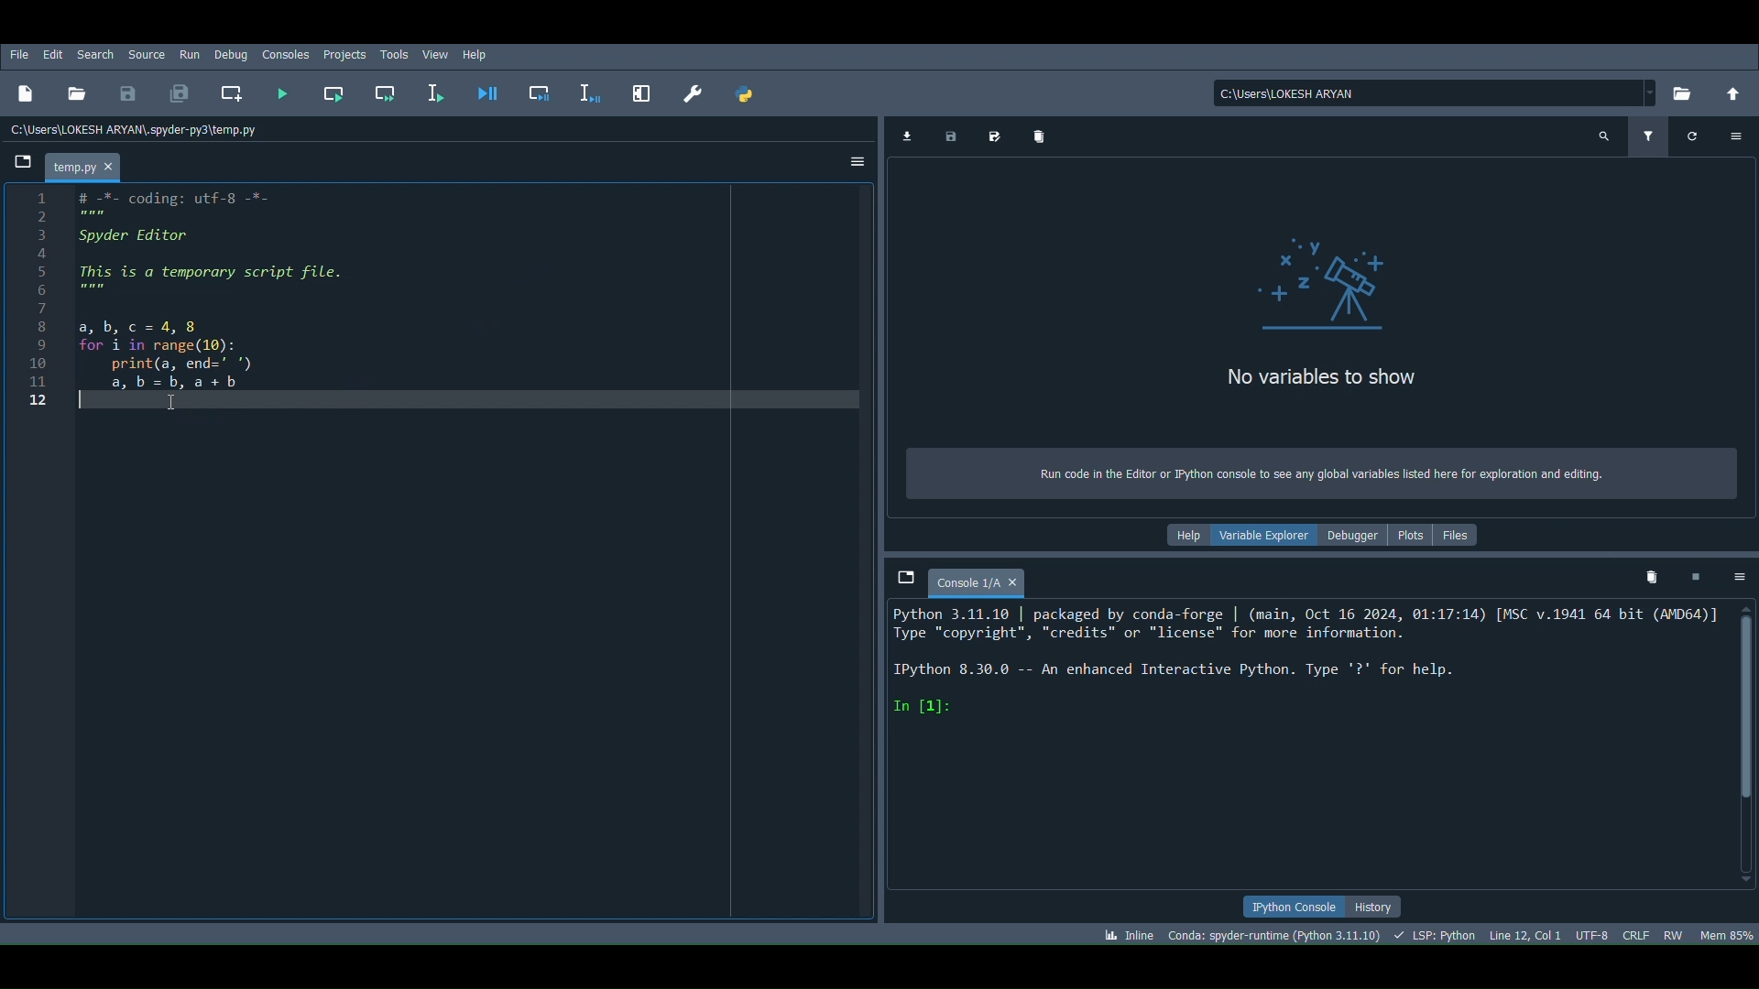 This screenshot has height=989, width=1759. I want to click on File permissions, so click(1673, 932).